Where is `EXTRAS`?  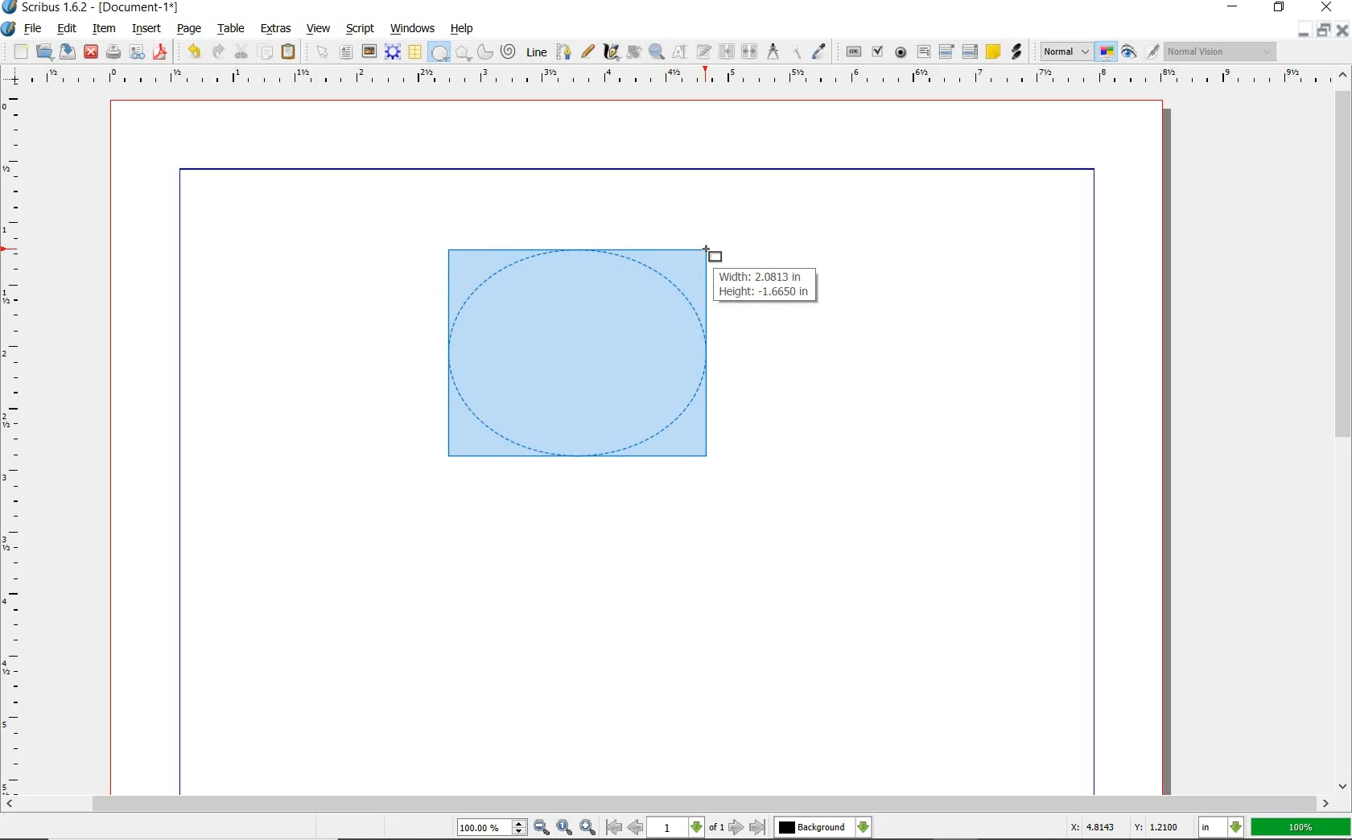 EXTRAS is located at coordinates (276, 29).